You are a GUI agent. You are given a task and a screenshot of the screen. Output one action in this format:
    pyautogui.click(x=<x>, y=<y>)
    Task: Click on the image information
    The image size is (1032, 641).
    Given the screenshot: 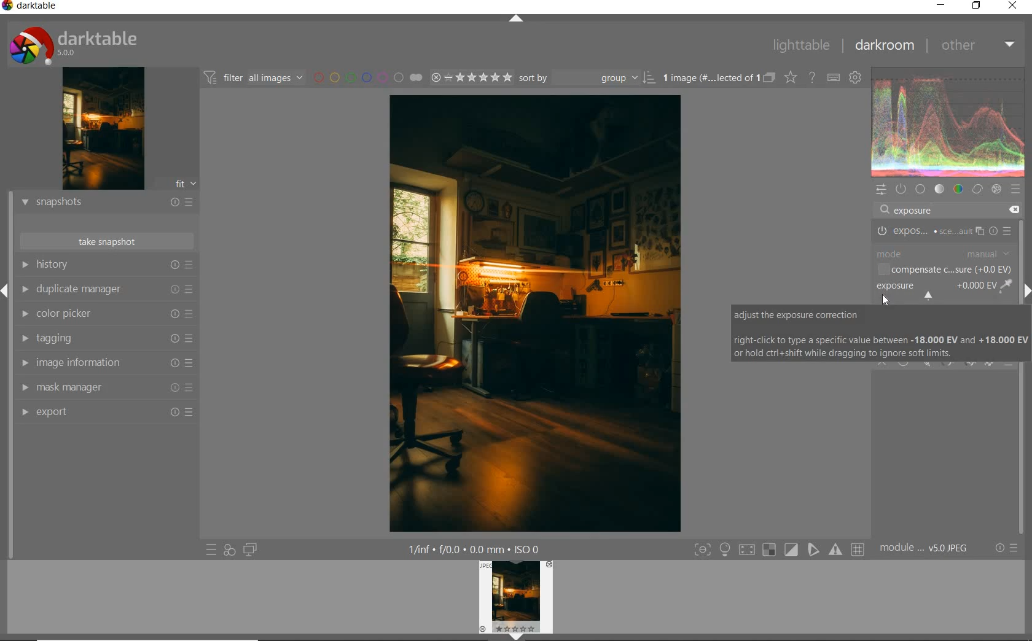 What is the action you would take?
    pyautogui.click(x=105, y=363)
    